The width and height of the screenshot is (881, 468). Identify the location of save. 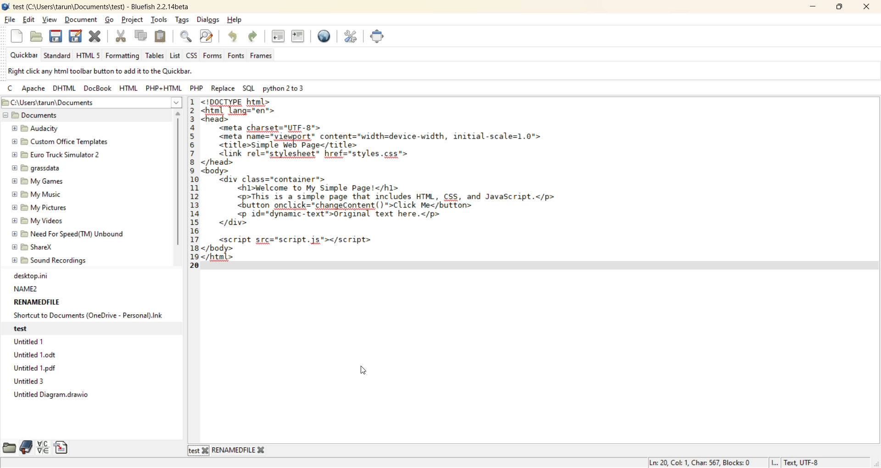
(56, 37).